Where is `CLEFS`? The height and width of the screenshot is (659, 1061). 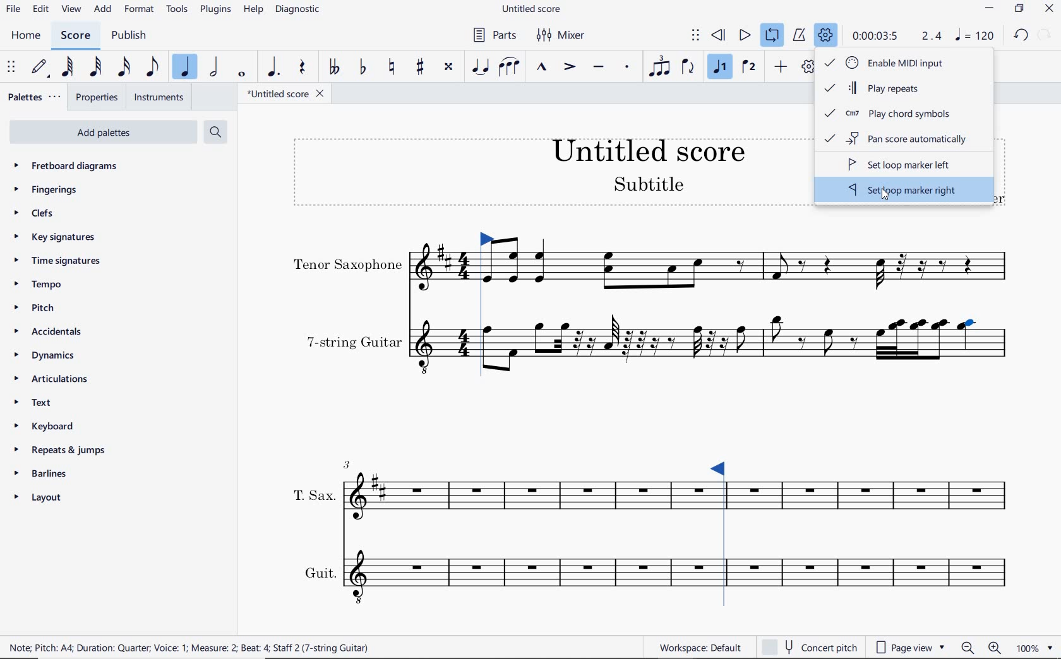
CLEFS is located at coordinates (40, 214).